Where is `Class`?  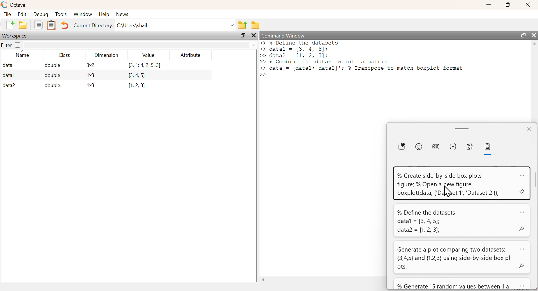
Class is located at coordinates (66, 55).